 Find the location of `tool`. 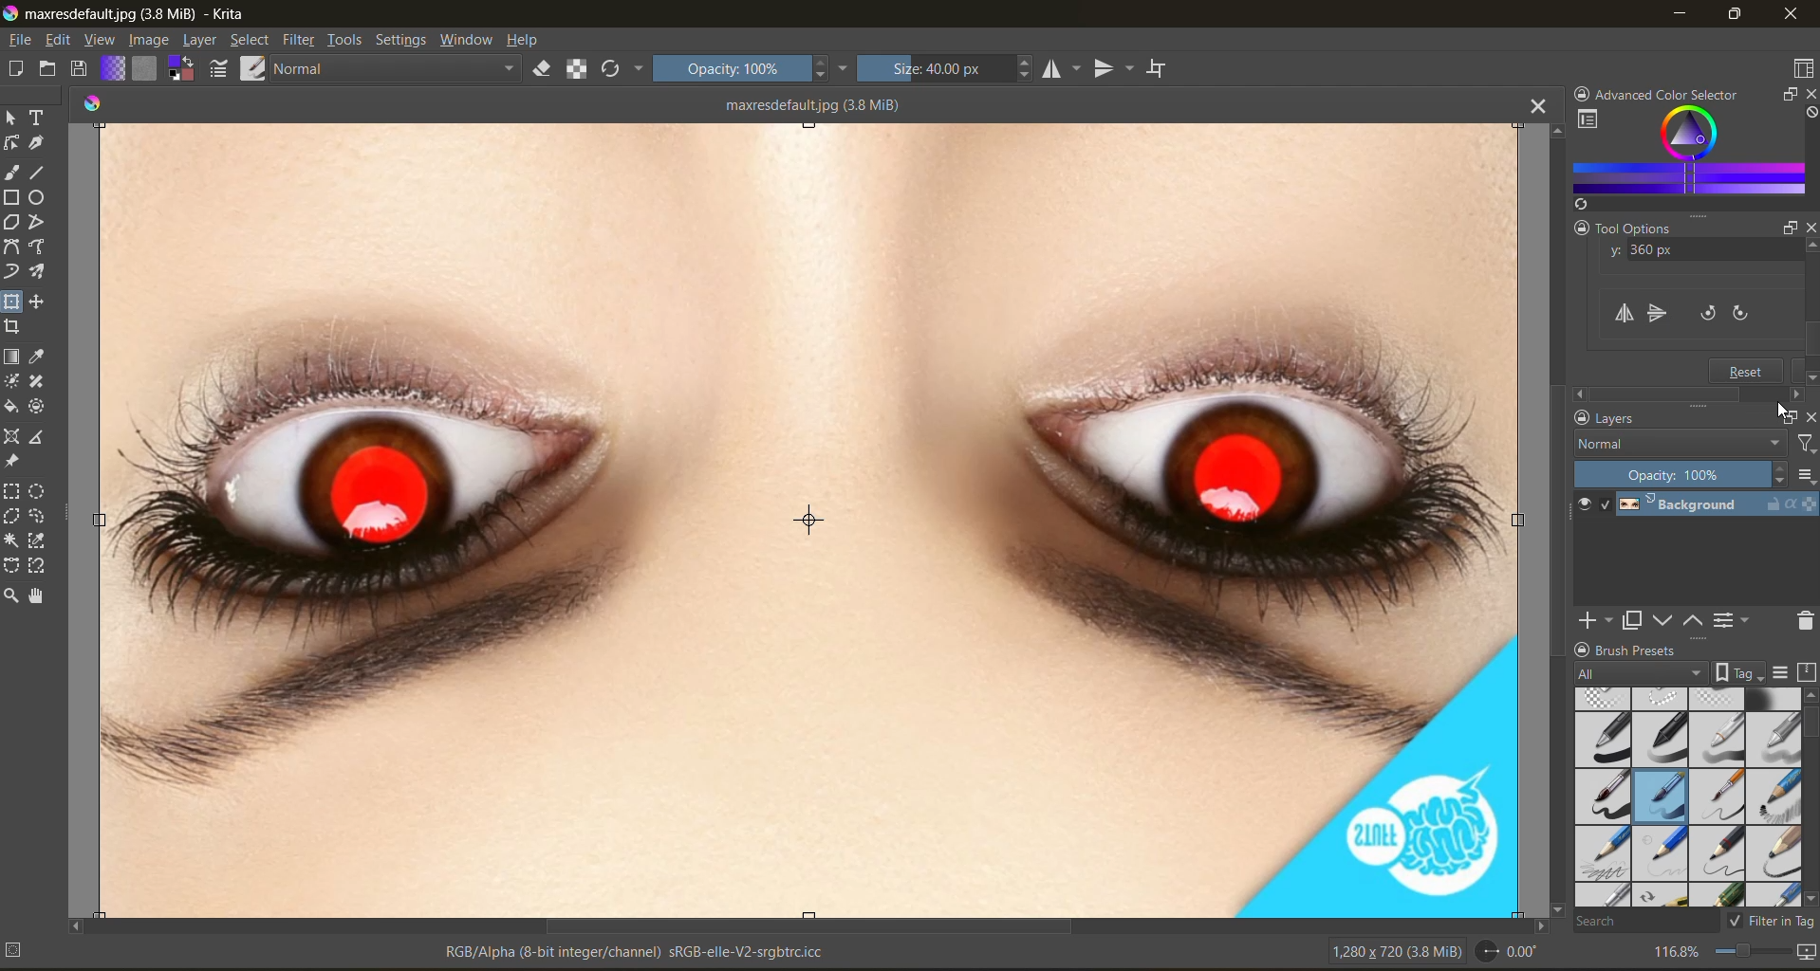

tool is located at coordinates (40, 489).